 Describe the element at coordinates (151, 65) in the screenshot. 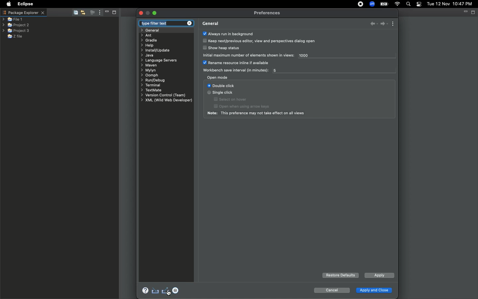

I see `Maven` at that location.